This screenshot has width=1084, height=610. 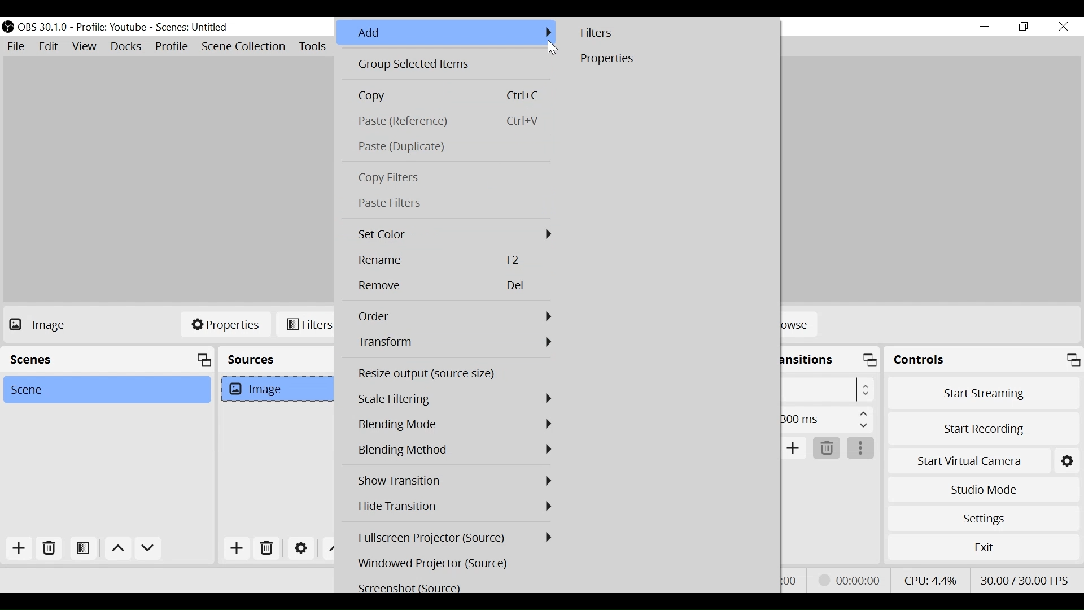 I want to click on Settings, so click(x=984, y=517).